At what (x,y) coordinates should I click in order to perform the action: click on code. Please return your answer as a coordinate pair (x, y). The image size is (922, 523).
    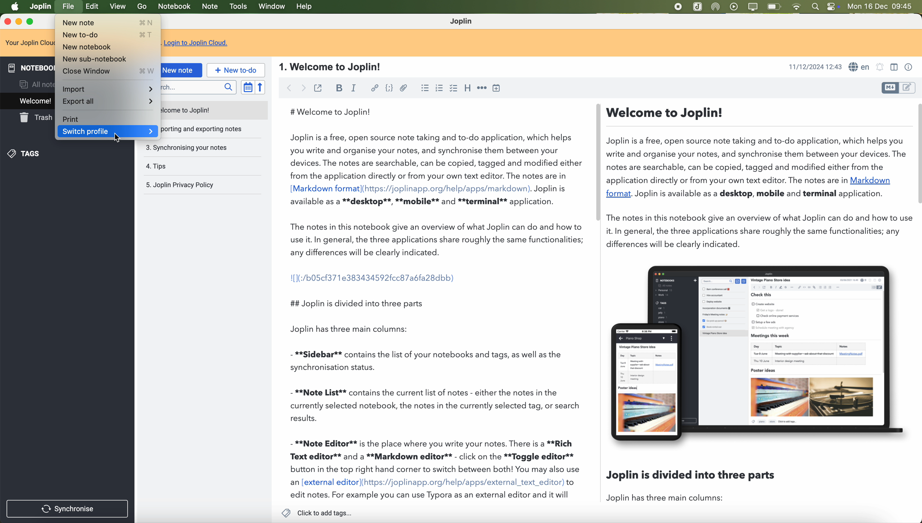
    Looking at the image, I should click on (389, 88).